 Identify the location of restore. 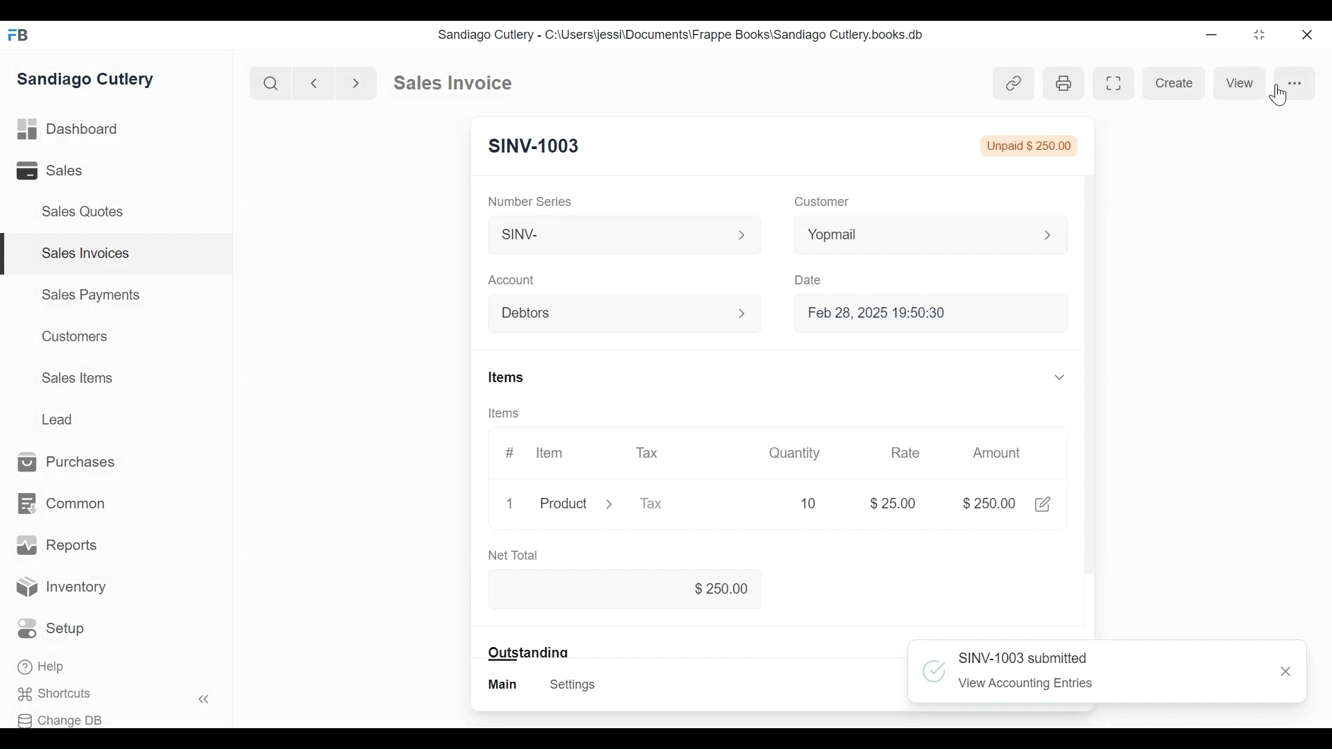
(1259, 34).